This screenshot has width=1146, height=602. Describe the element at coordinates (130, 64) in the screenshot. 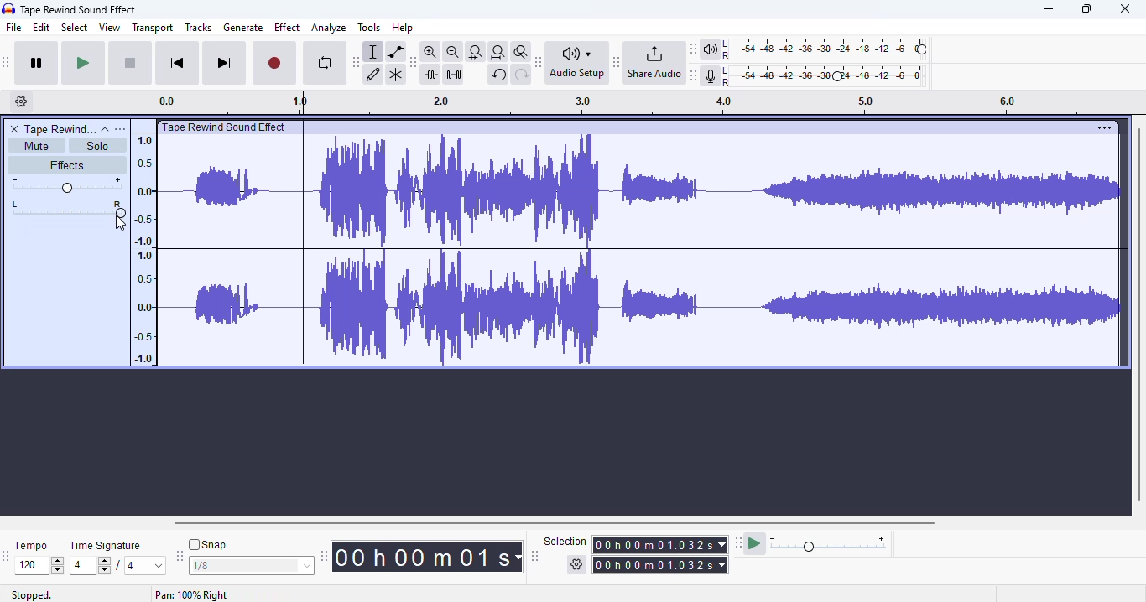

I see `stop` at that location.